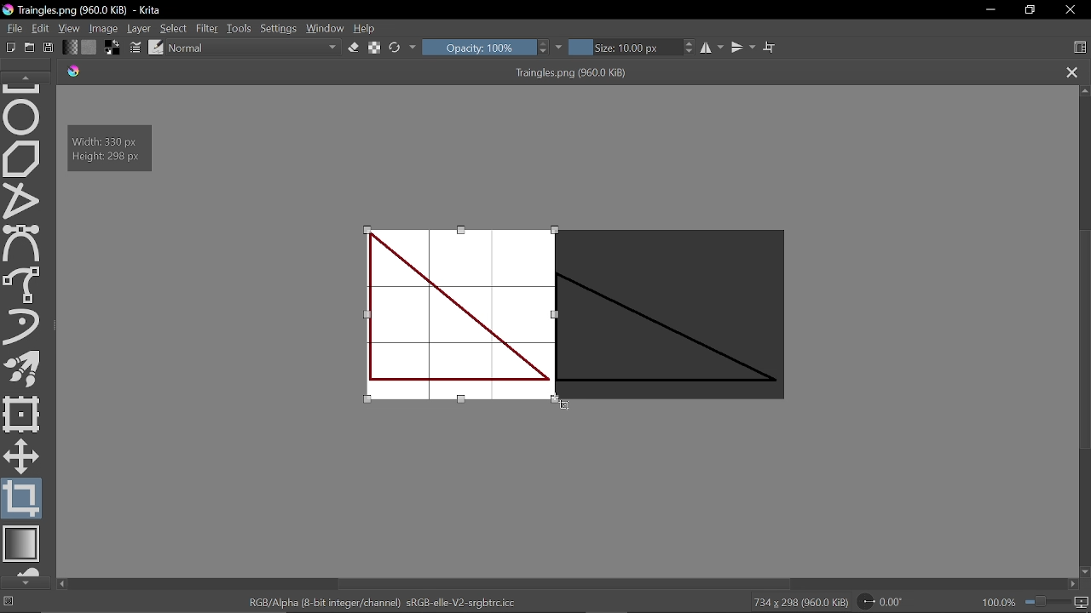  What do you see at coordinates (459, 316) in the screenshot?
I see `Cropped image` at bounding box center [459, 316].